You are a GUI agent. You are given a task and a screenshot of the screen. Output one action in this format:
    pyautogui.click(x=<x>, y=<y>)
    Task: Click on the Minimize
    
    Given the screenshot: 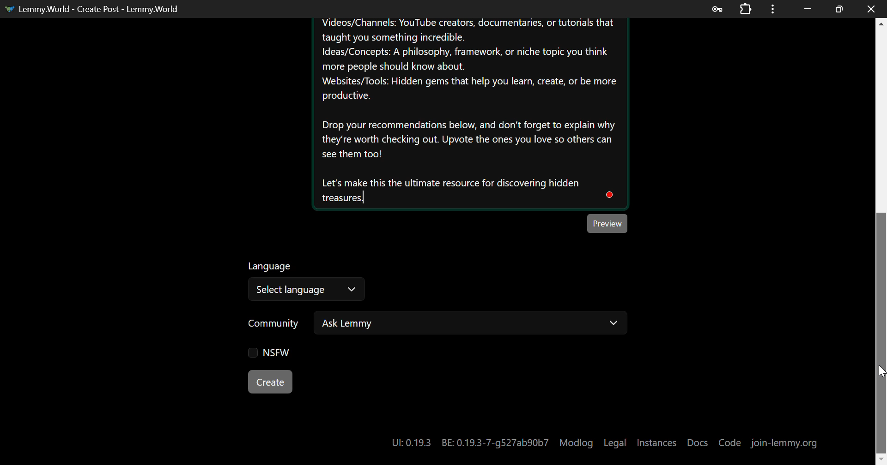 What is the action you would take?
    pyautogui.click(x=839, y=9)
    